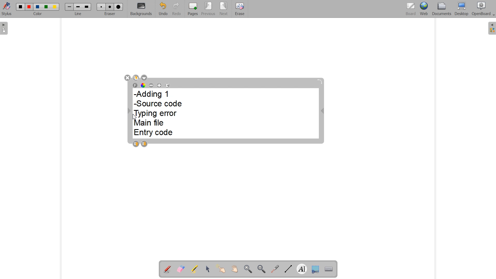 The width and height of the screenshot is (496, 279). Describe the element at coordinates (176, 9) in the screenshot. I see `Redo` at that location.